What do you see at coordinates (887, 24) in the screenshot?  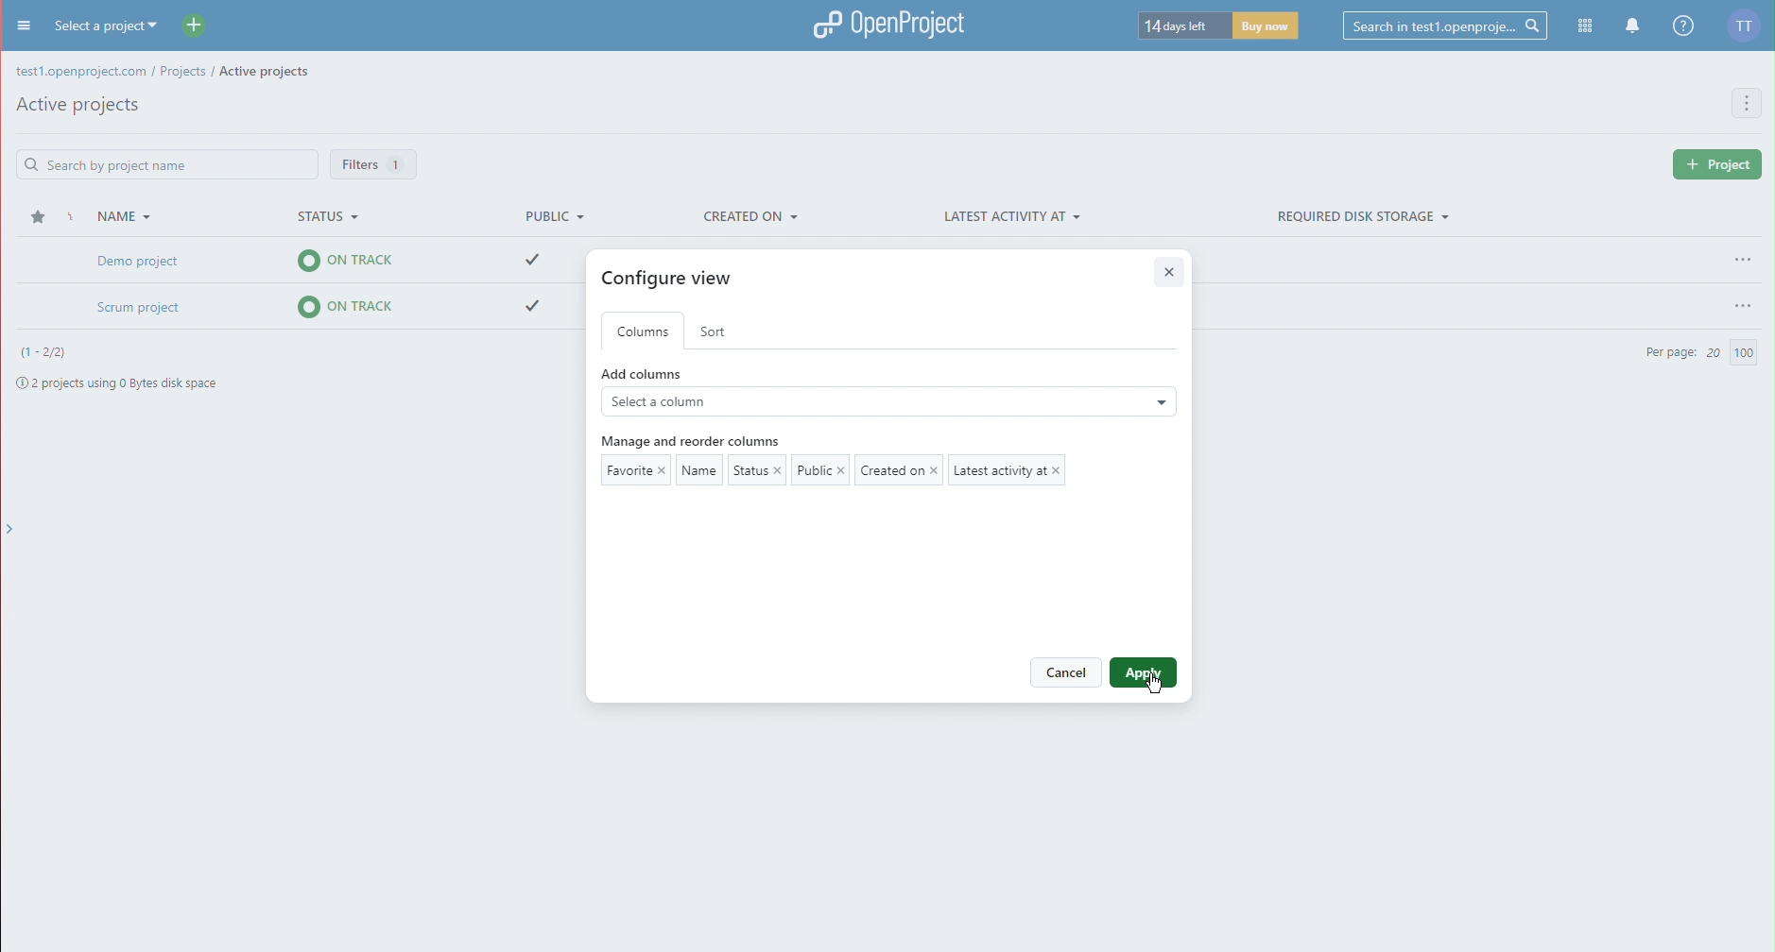 I see `OpenProject` at bounding box center [887, 24].